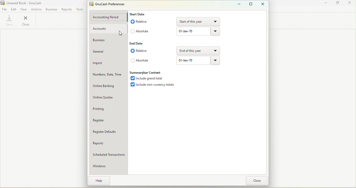 The width and height of the screenshot is (356, 188). Describe the element at coordinates (108, 165) in the screenshot. I see `Windows` at that location.